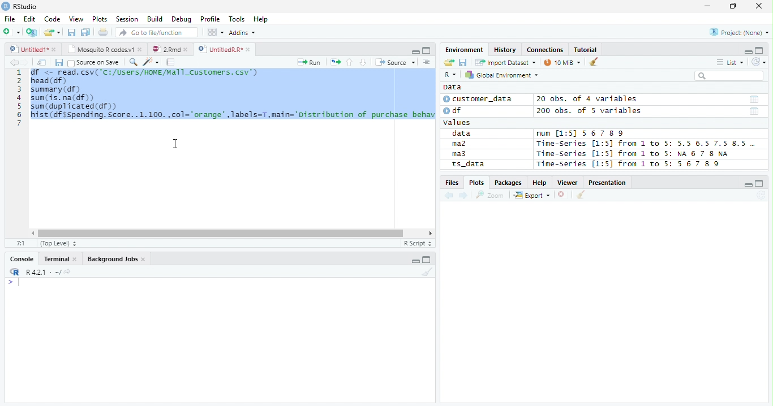 This screenshot has height=406, width=773. I want to click on Show document outline, so click(426, 62).